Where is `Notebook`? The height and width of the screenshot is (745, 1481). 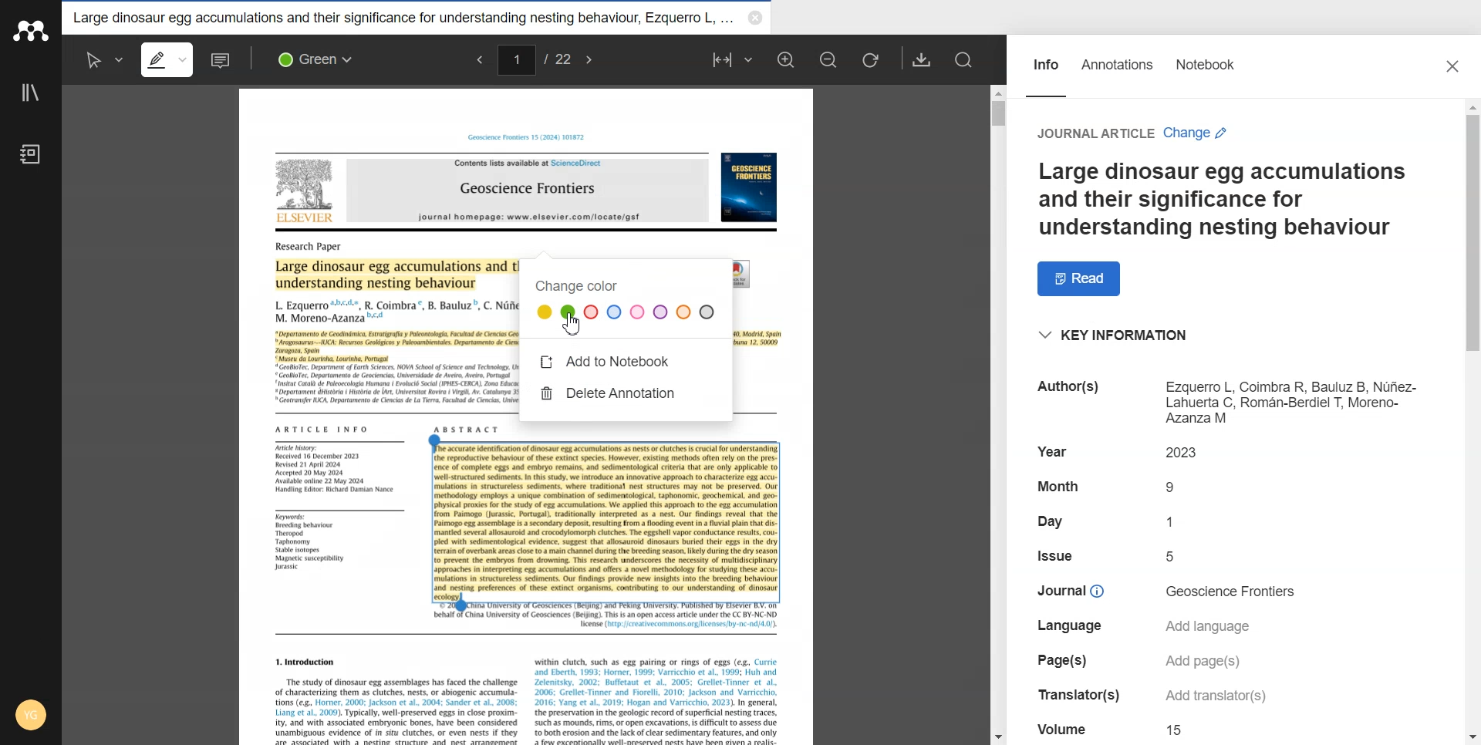
Notebook is located at coordinates (30, 154).